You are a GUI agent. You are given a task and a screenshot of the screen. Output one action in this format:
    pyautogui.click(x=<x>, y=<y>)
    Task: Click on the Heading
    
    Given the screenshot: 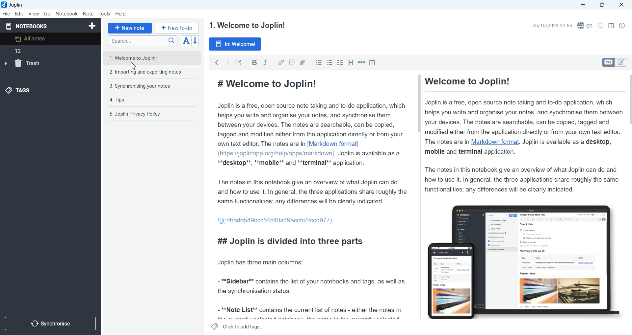 What is the action you would take?
    pyautogui.click(x=351, y=62)
    